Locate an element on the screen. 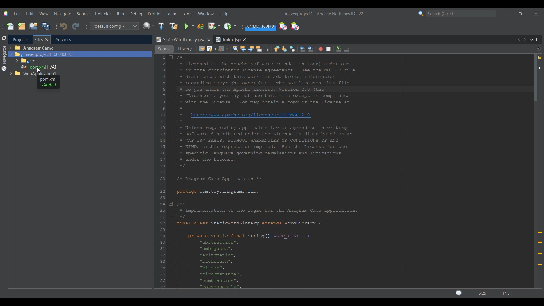 The image size is (544, 306). Open project is located at coordinates (33, 26).